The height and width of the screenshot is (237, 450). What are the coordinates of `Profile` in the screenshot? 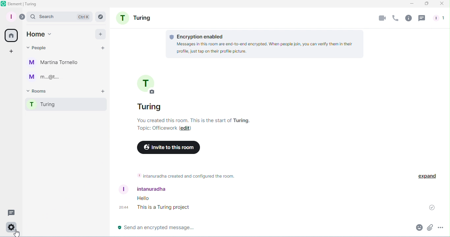 It's located at (11, 16).